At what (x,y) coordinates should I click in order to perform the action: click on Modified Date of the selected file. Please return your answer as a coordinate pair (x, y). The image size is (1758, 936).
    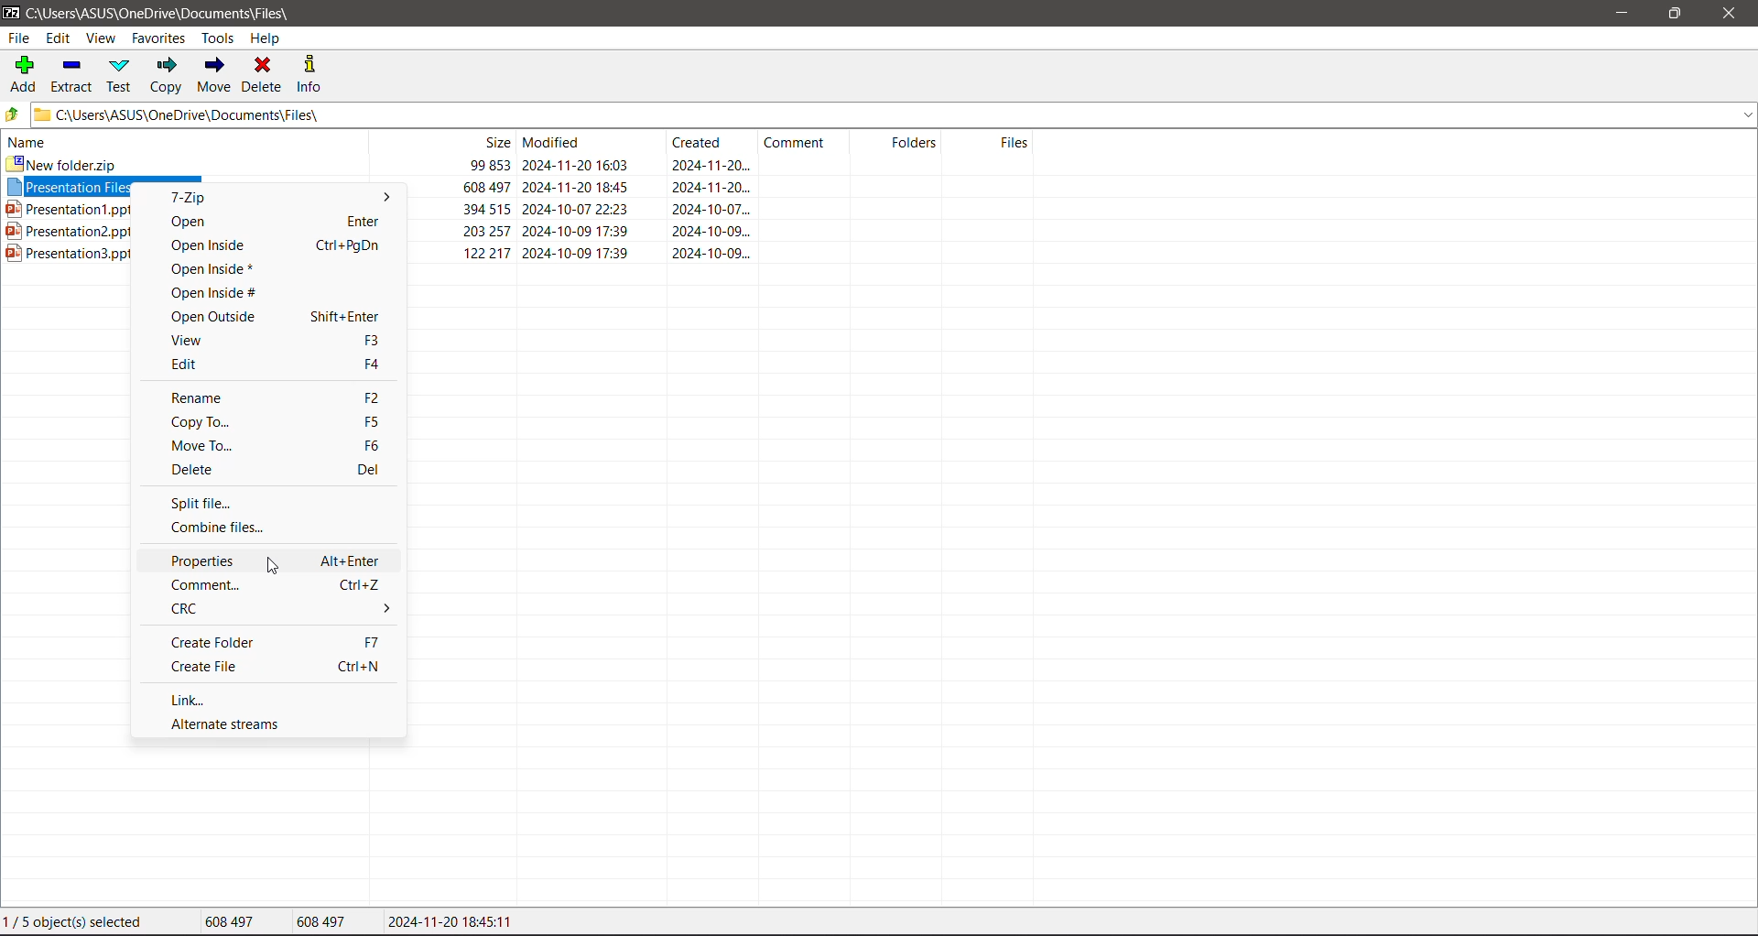
    Looking at the image, I should click on (453, 922).